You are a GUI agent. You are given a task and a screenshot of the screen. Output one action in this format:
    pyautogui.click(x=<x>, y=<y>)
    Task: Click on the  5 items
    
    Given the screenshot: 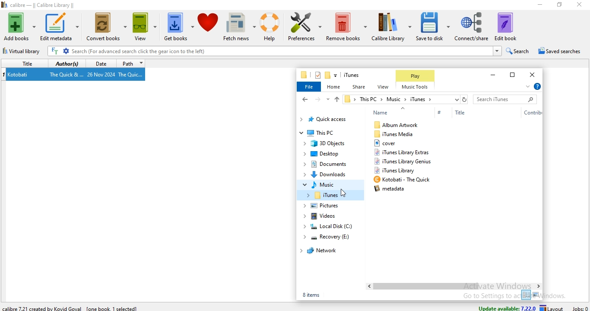 What is the action you would take?
    pyautogui.click(x=310, y=295)
    